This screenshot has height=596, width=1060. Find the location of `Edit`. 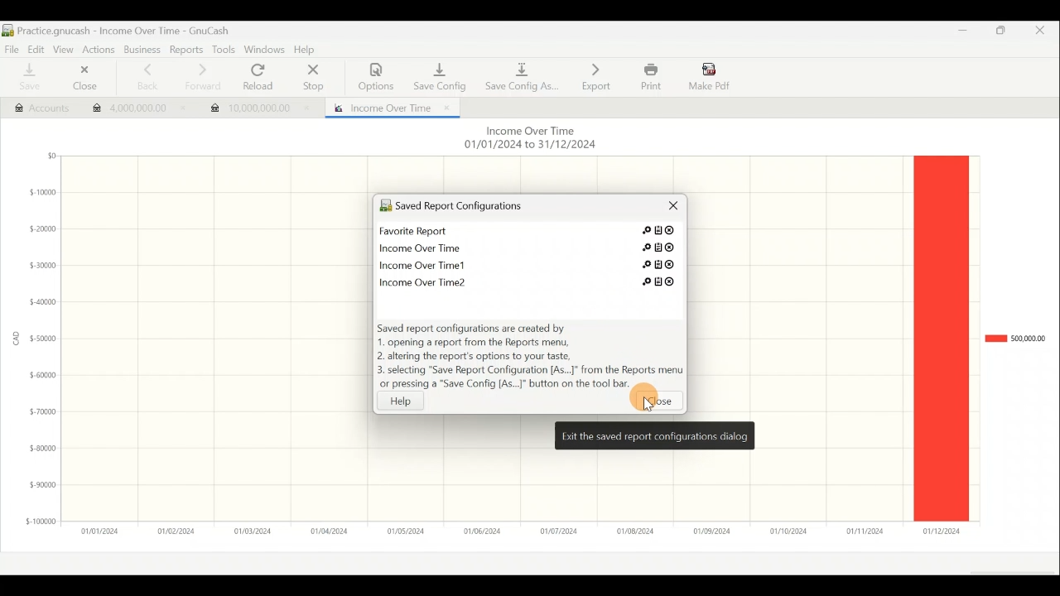

Edit is located at coordinates (33, 48).